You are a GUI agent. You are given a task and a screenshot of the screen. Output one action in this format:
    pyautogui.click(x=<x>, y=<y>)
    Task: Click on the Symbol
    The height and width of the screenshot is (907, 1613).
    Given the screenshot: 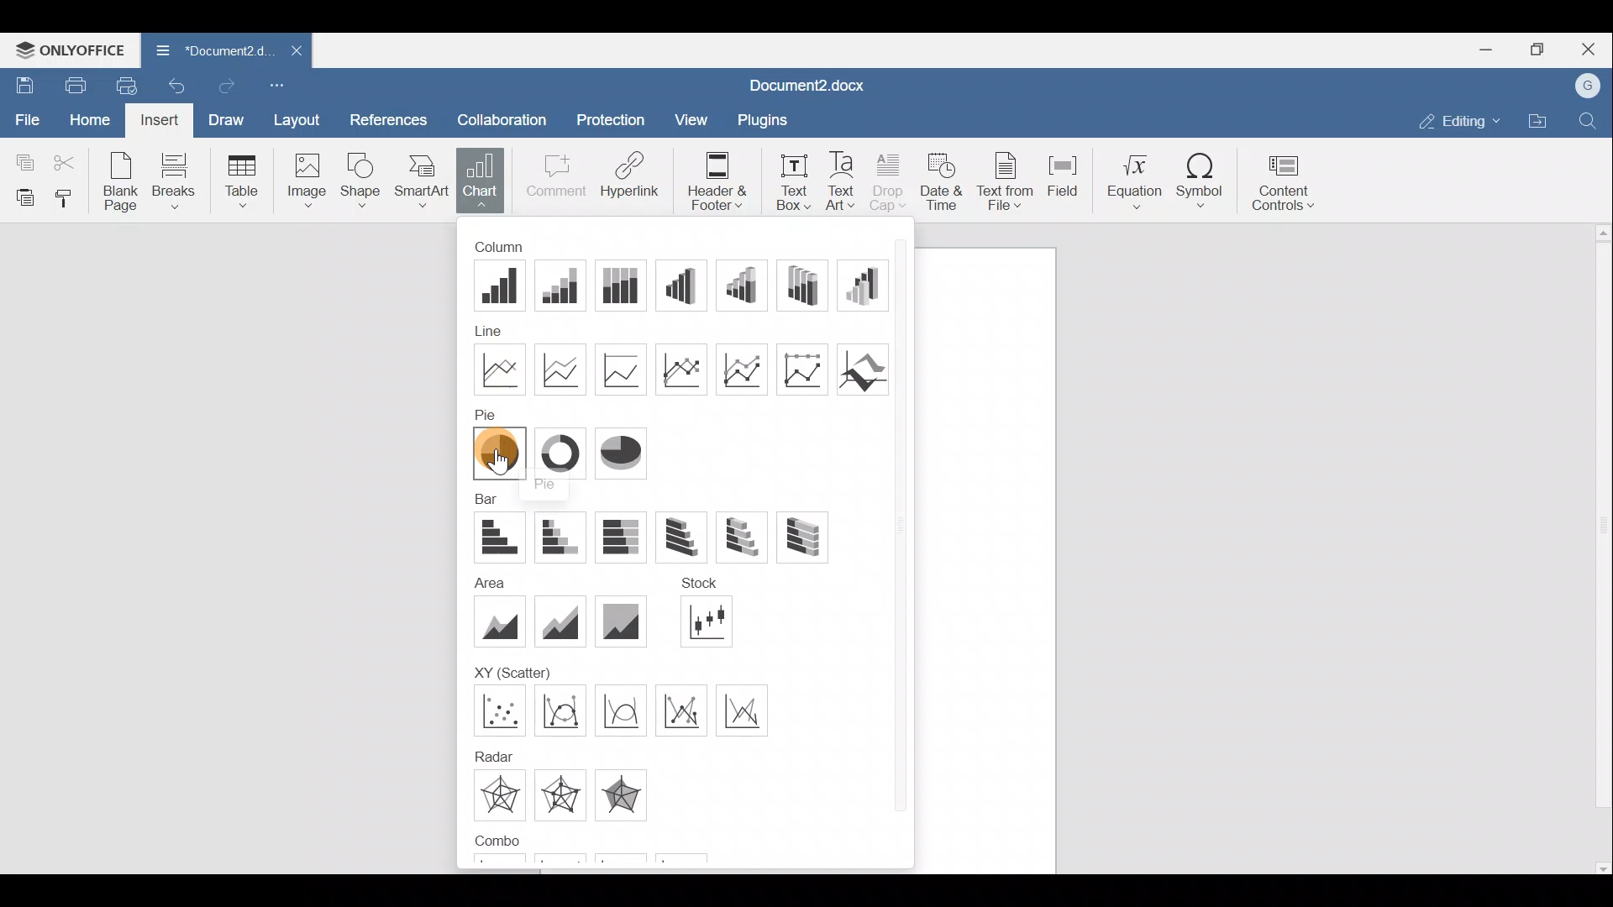 What is the action you would take?
    pyautogui.click(x=1206, y=181)
    